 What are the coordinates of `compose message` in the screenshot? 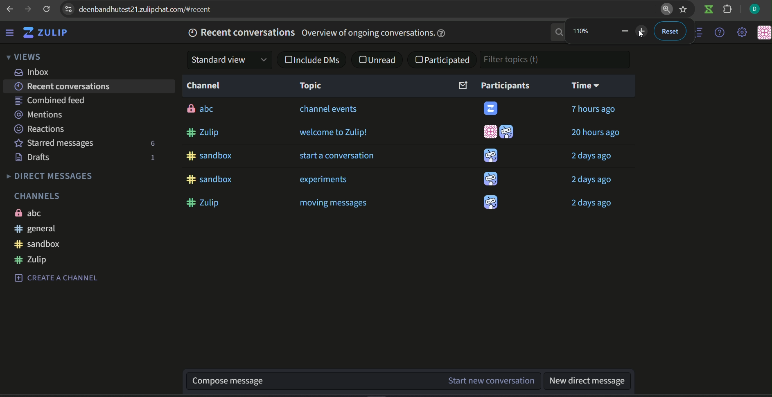 It's located at (314, 381).